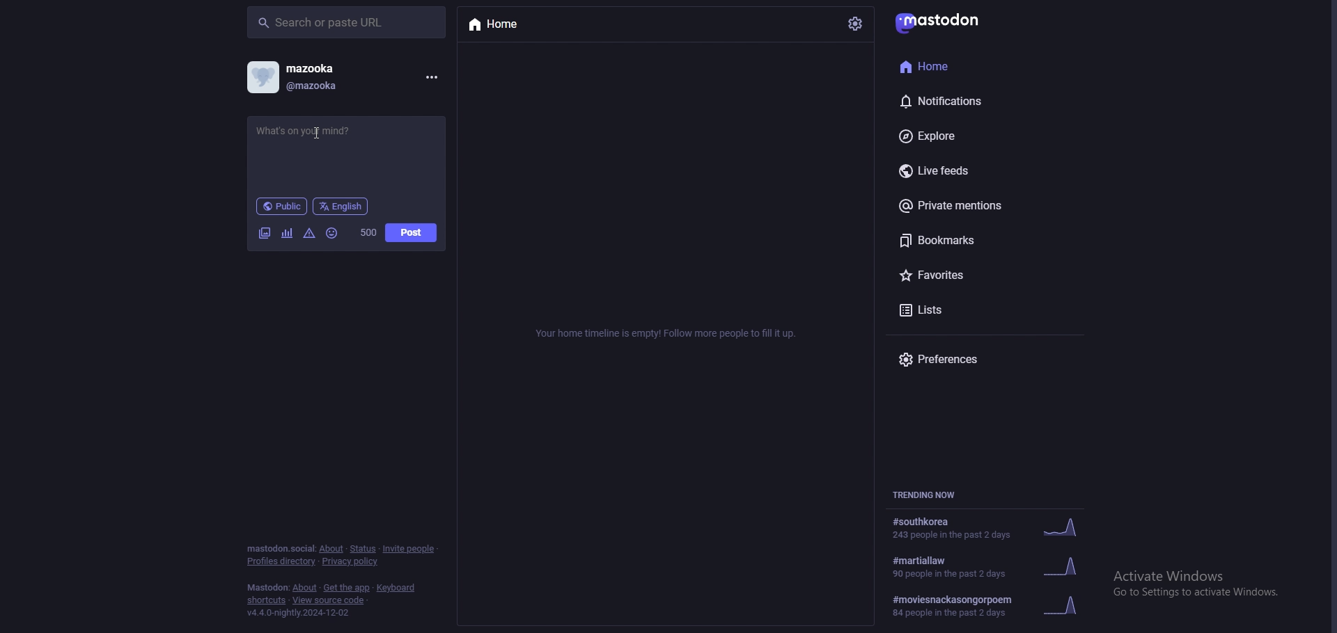  What do you see at coordinates (663, 335) in the screenshot?
I see `info` at bounding box center [663, 335].